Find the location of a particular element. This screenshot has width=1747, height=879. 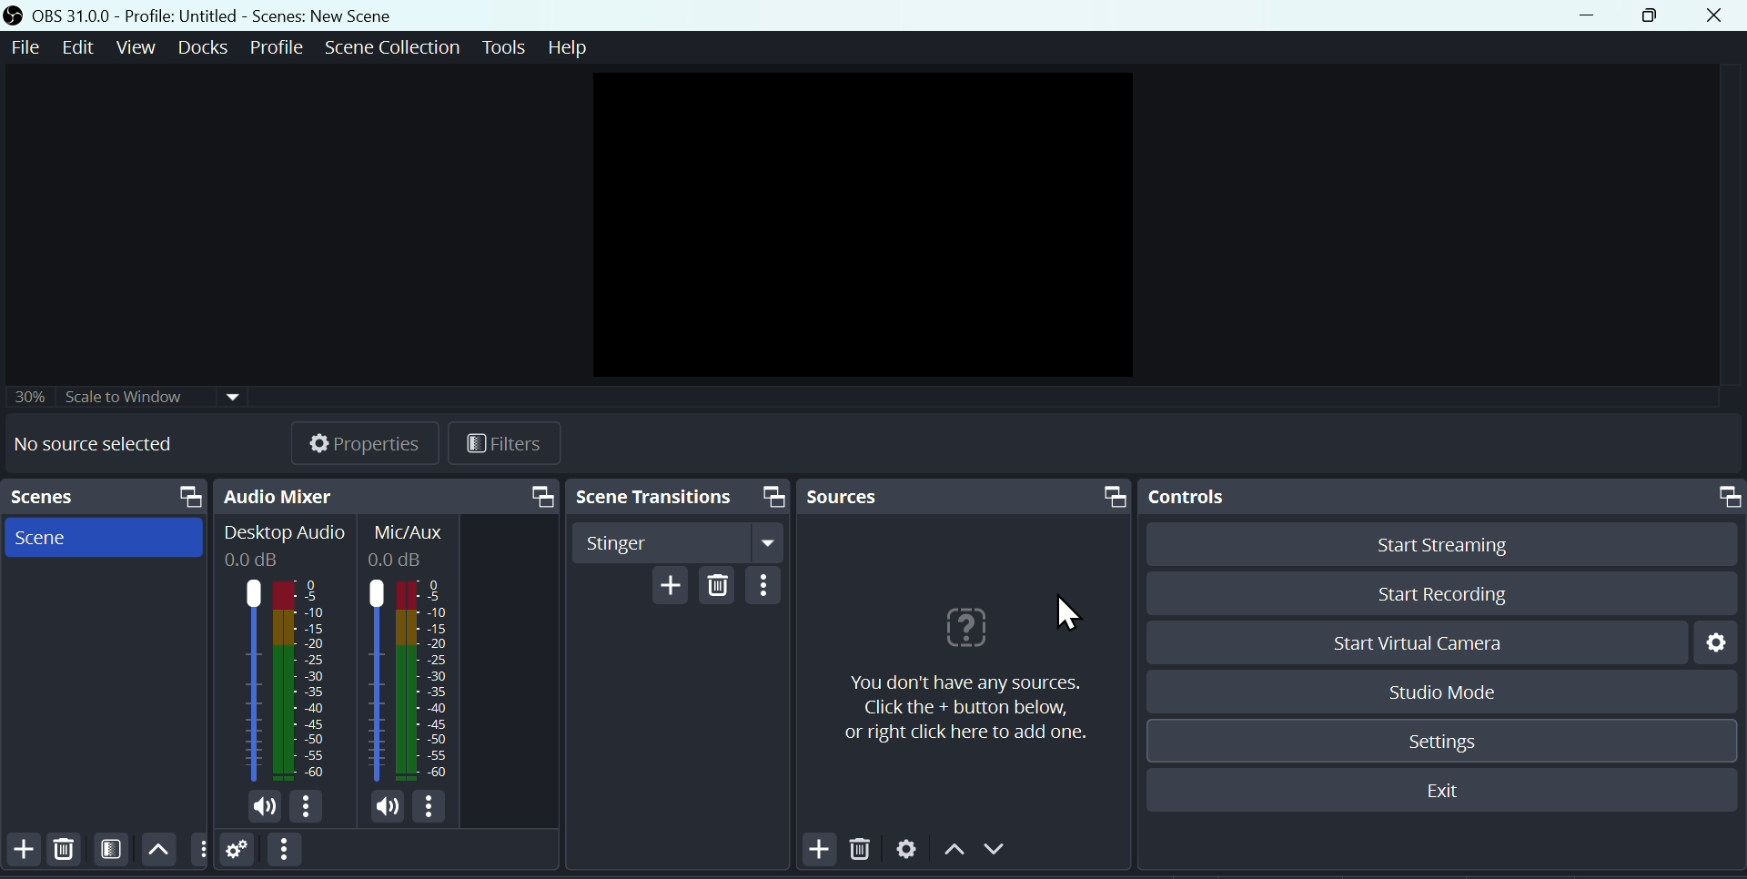

Filter is located at coordinates (113, 853).